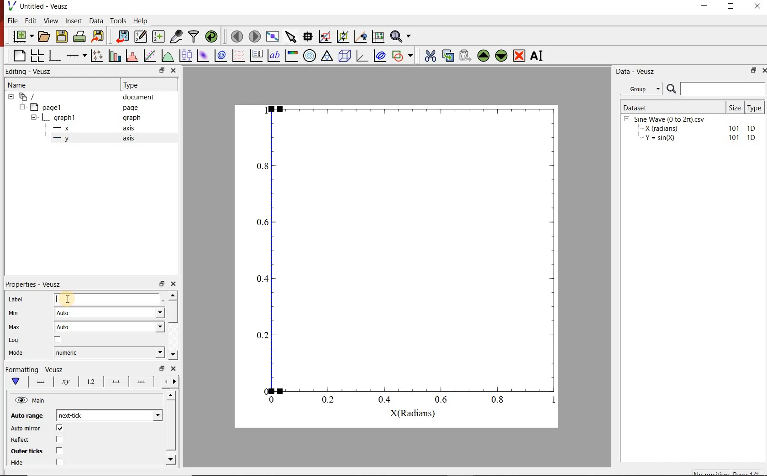 This screenshot has width=767, height=476. Describe the element at coordinates (378, 36) in the screenshot. I see `click to reset graphs` at that location.